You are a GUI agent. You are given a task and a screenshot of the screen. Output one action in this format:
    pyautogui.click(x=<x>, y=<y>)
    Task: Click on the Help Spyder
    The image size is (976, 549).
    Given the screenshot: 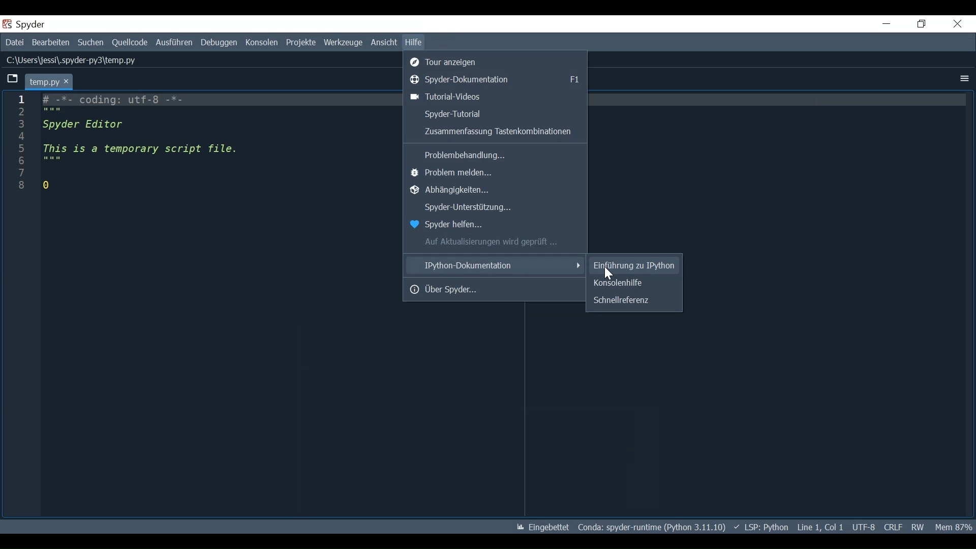 What is the action you would take?
    pyautogui.click(x=493, y=225)
    